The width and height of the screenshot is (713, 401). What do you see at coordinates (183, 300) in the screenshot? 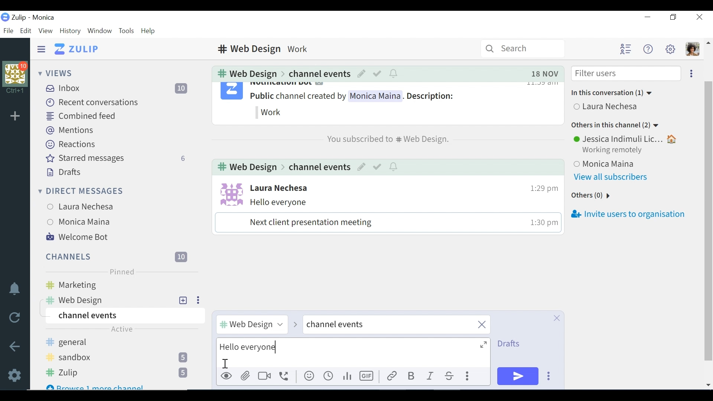
I see `add New Topic` at bounding box center [183, 300].